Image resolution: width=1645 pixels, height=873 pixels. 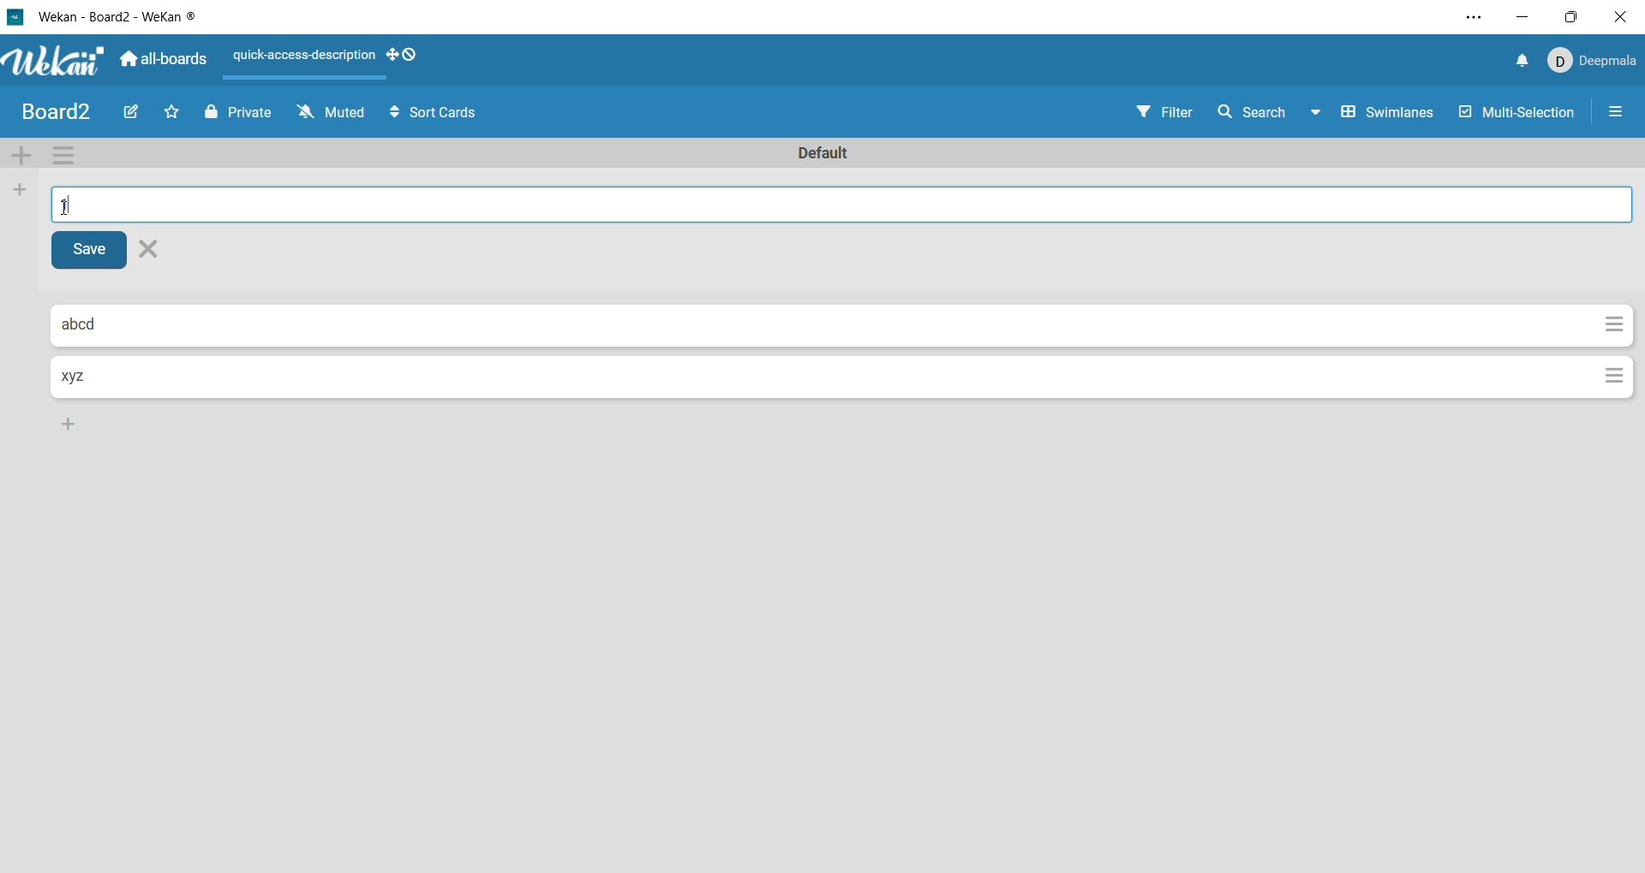 What do you see at coordinates (82, 376) in the screenshot?
I see `list title` at bounding box center [82, 376].